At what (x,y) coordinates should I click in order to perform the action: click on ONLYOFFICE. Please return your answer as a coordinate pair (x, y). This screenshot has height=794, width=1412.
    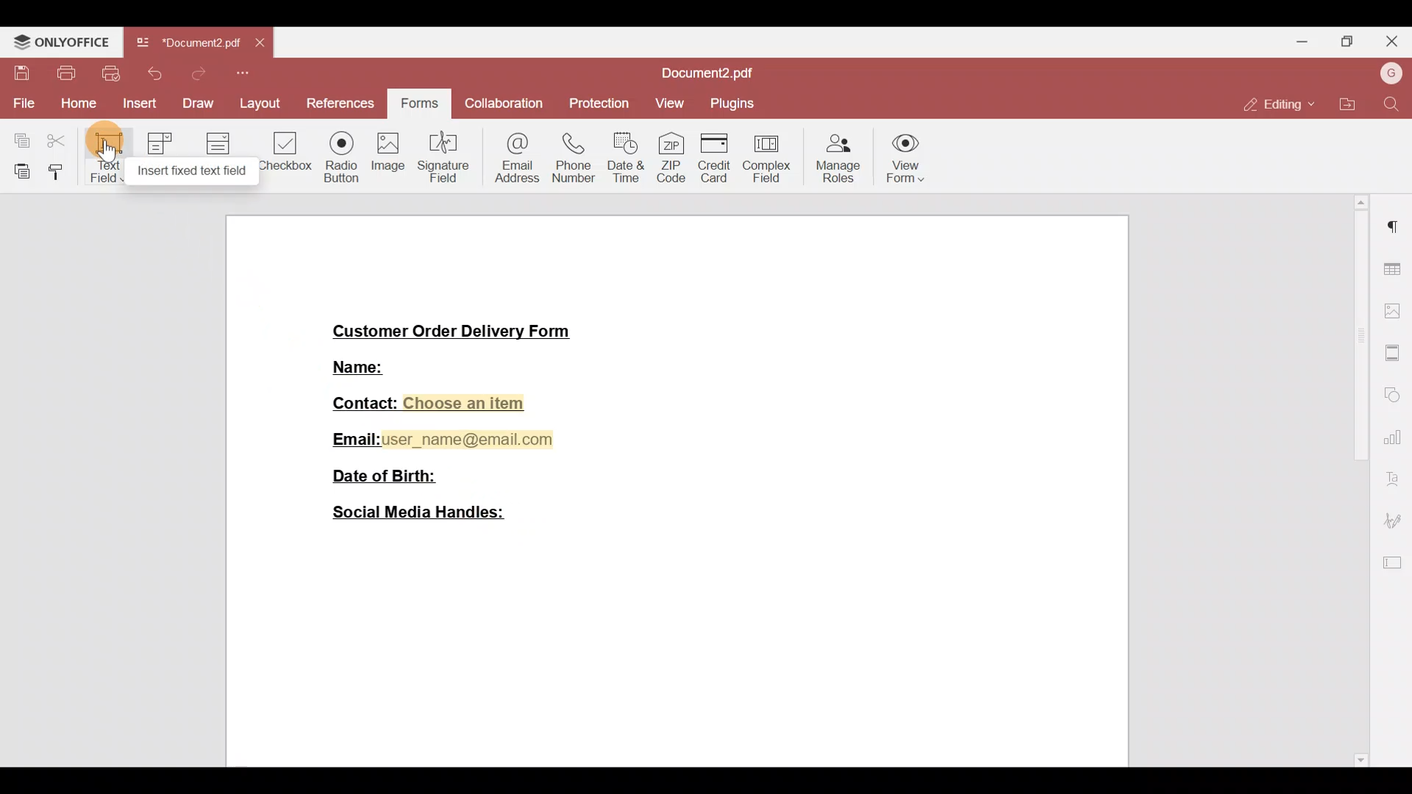
    Looking at the image, I should click on (62, 41).